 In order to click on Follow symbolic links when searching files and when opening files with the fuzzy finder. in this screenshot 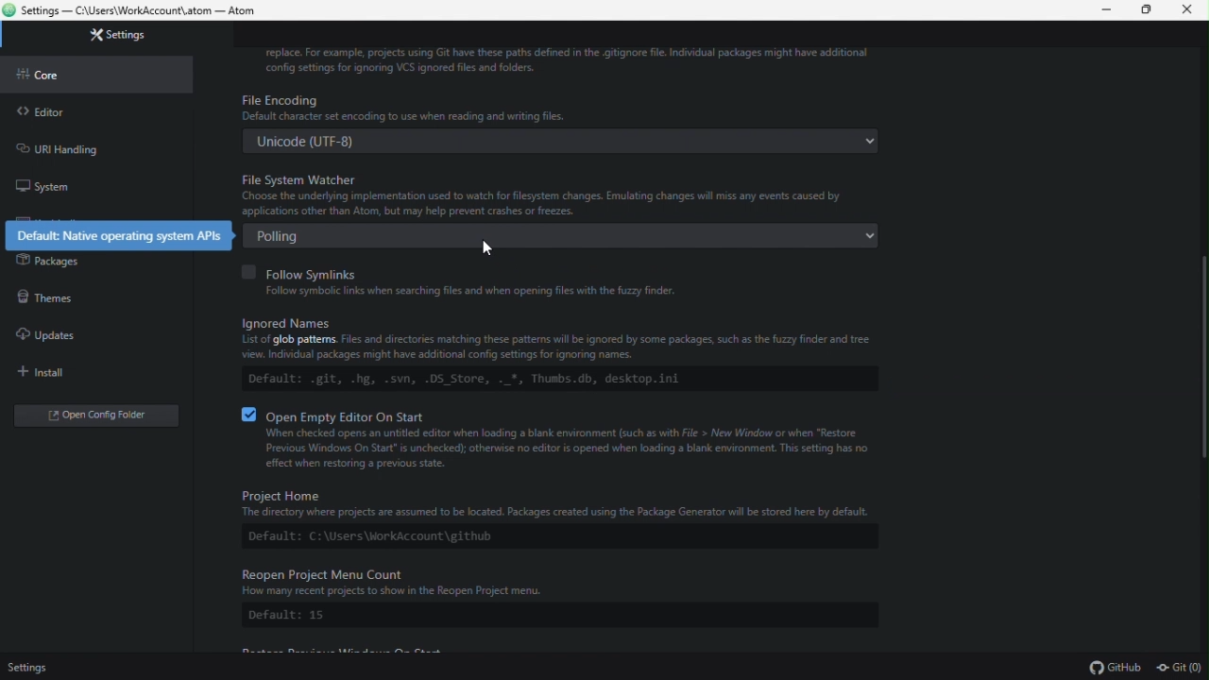, I will do `click(456, 292)`.